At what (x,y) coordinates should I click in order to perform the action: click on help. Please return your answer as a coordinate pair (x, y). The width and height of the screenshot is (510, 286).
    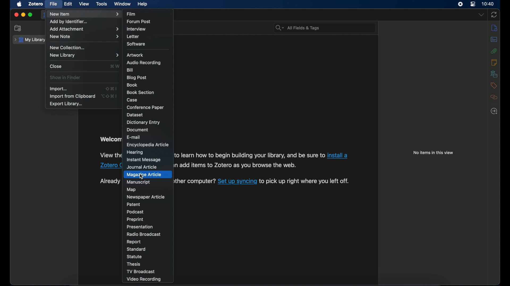
    Looking at the image, I should click on (142, 4).